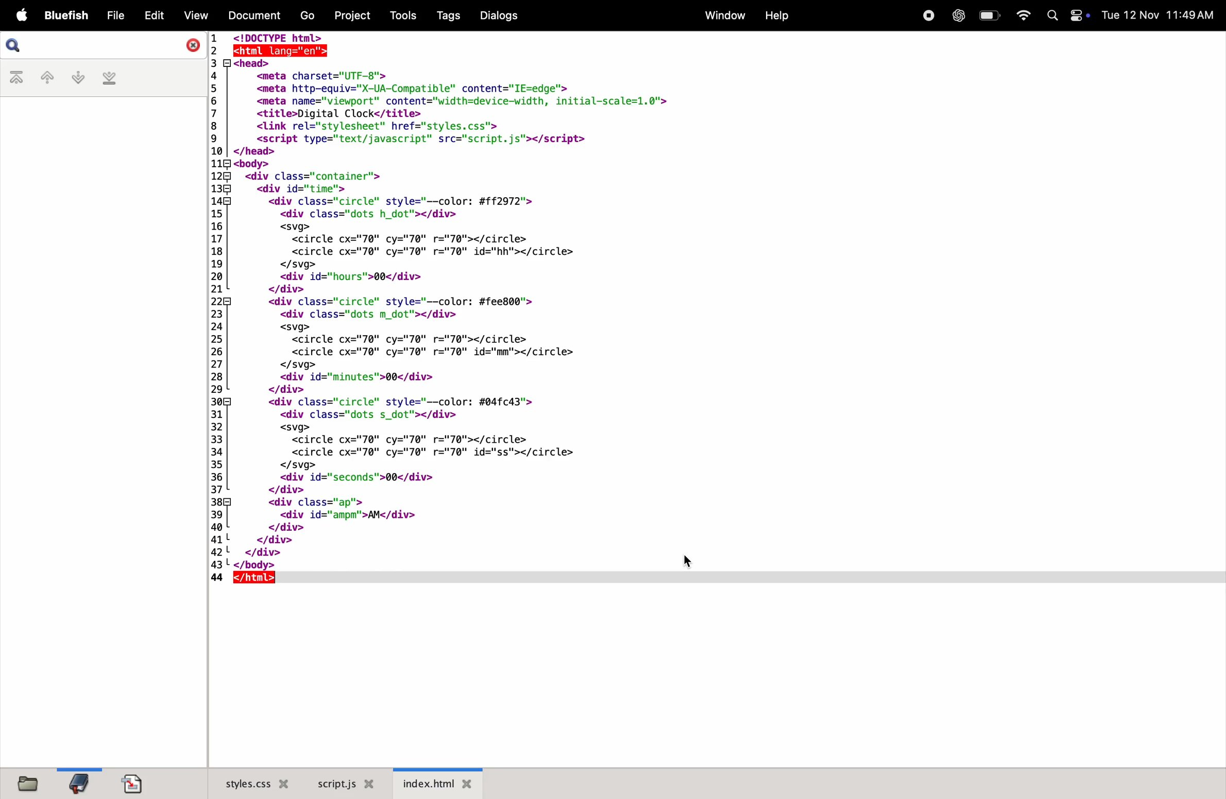 This screenshot has width=1226, height=799. Describe the element at coordinates (307, 14) in the screenshot. I see `go` at that location.